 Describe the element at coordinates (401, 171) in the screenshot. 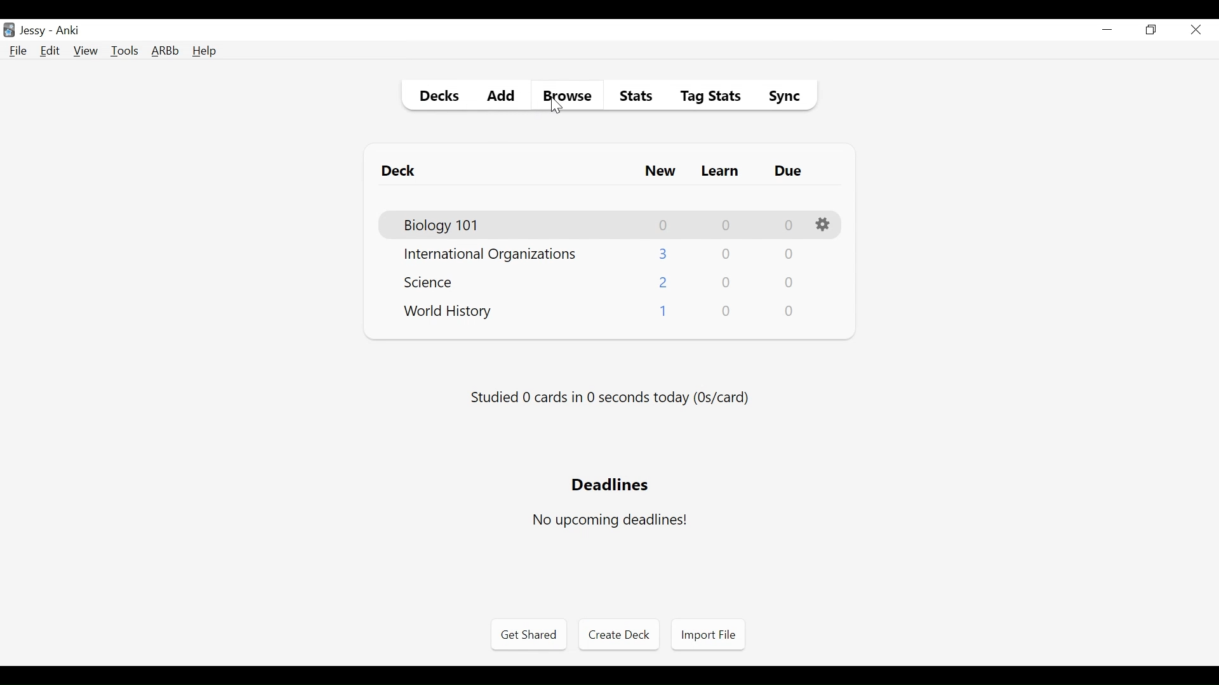

I see `Deck` at that location.